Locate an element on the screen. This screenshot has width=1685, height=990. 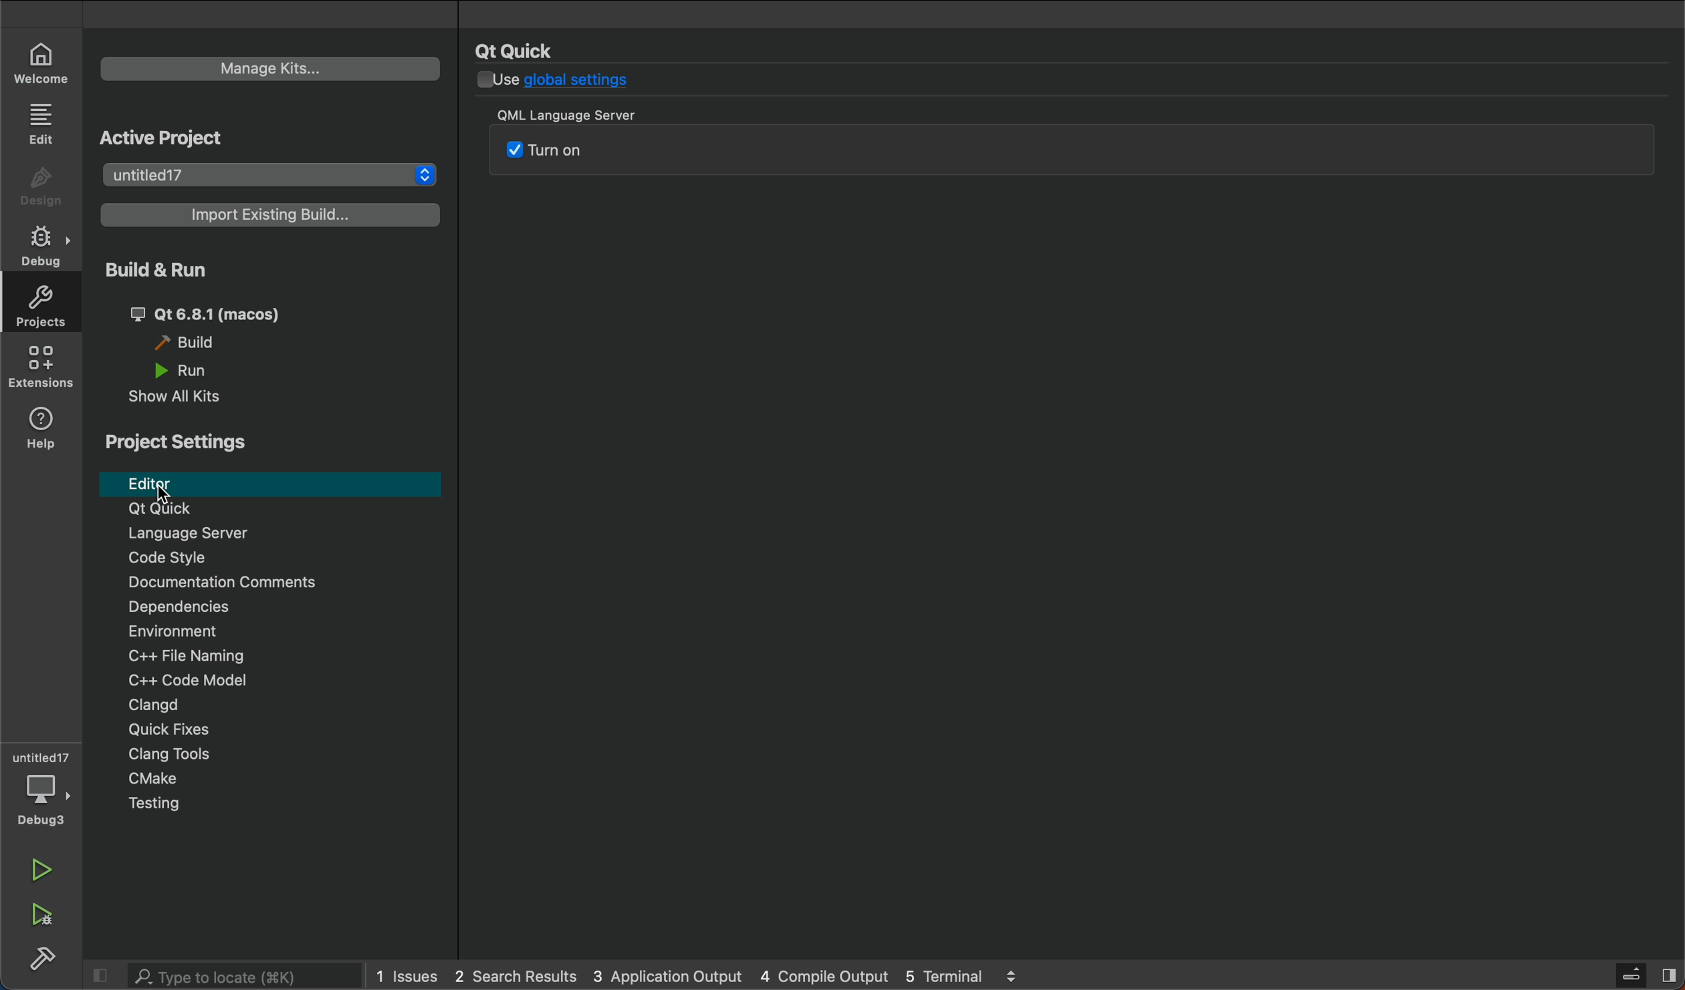
Build & Run is located at coordinates (170, 270).